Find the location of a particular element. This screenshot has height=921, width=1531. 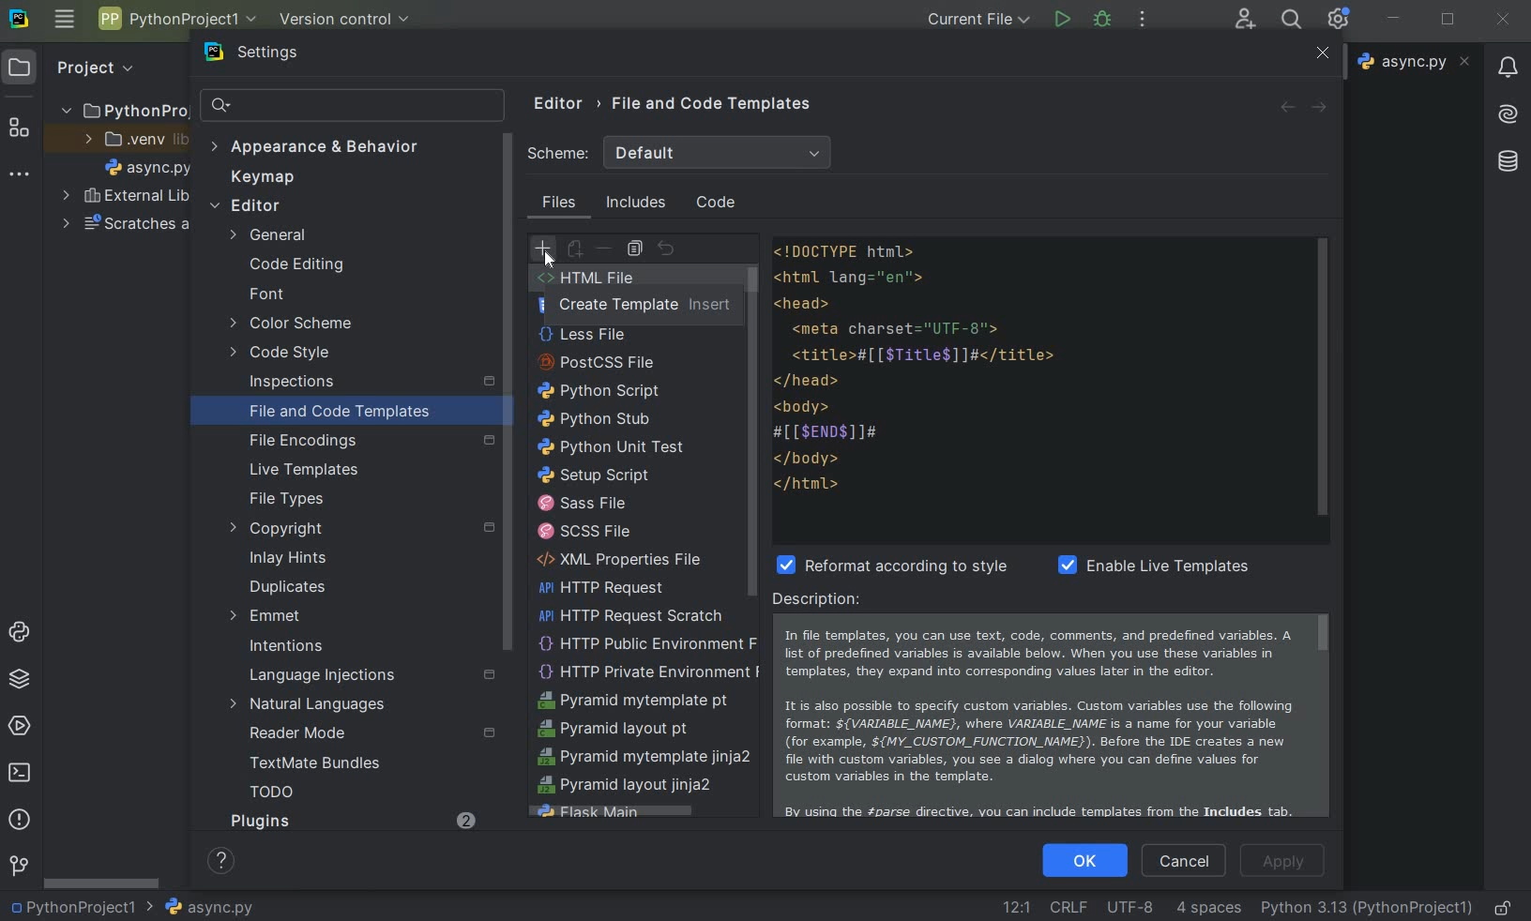

scss file is located at coordinates (584, 532).